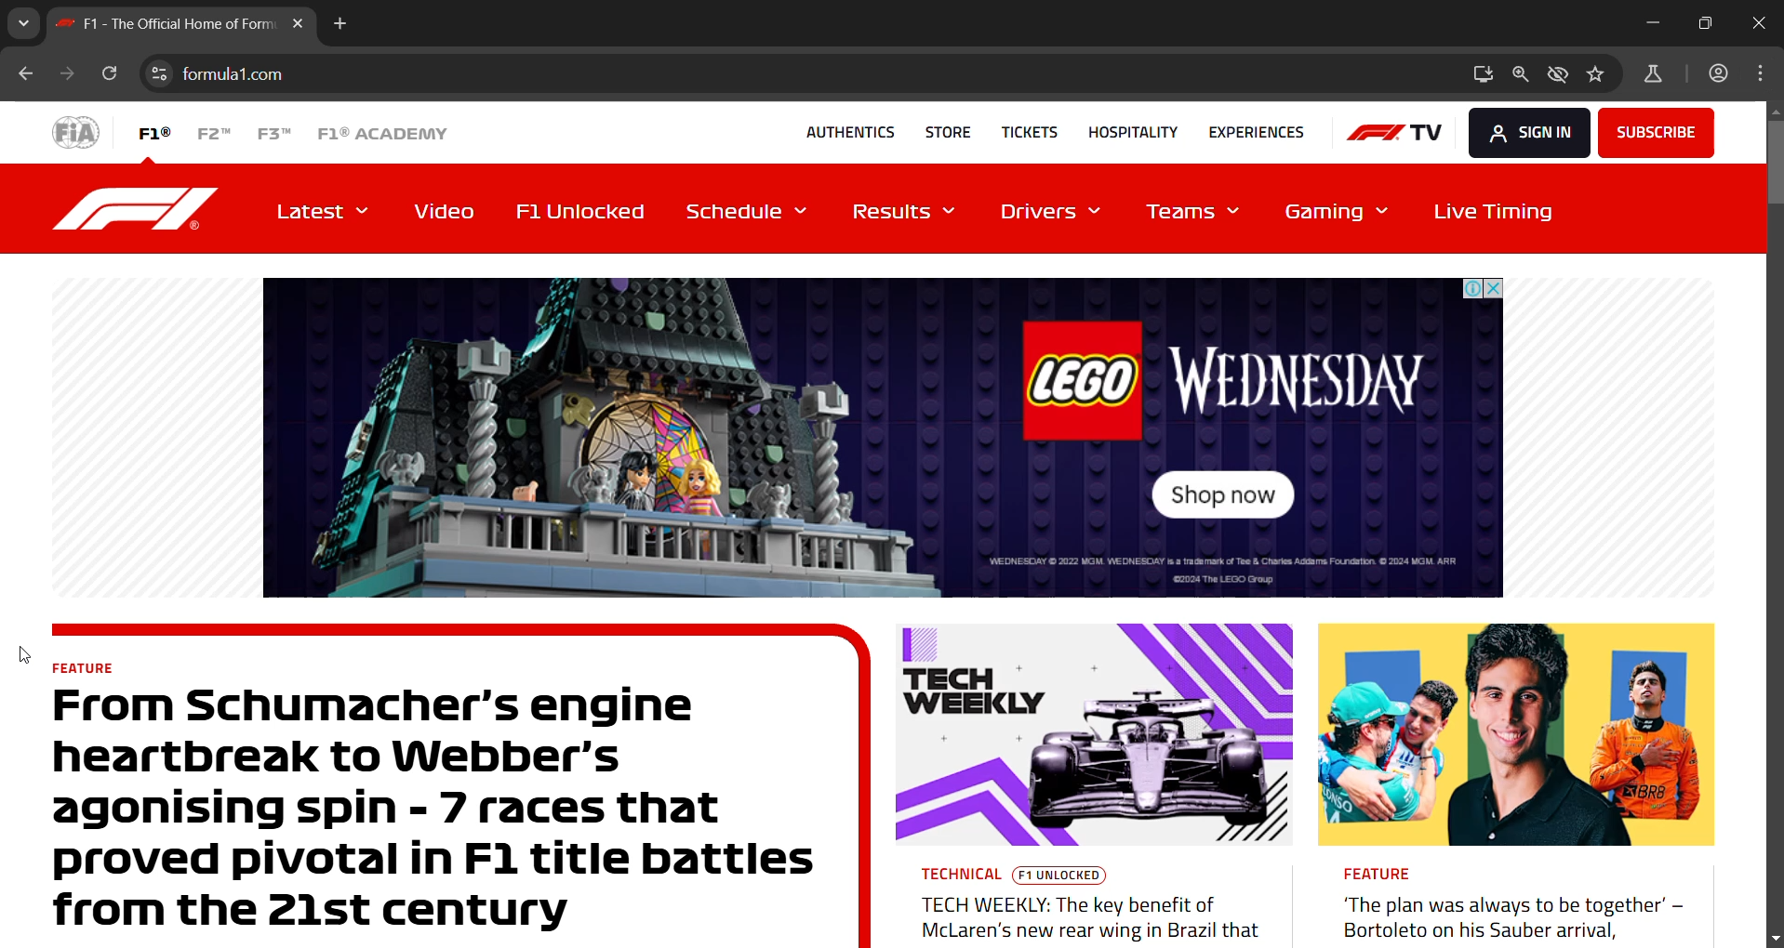 The image size is (1784, 948). I want to click on view site information, so click(160, 73).